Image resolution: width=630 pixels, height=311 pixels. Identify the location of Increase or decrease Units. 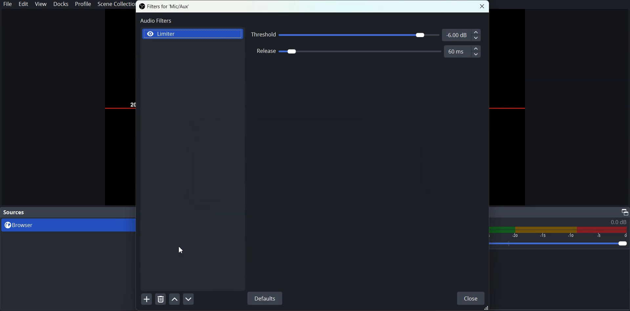
(476, 51).